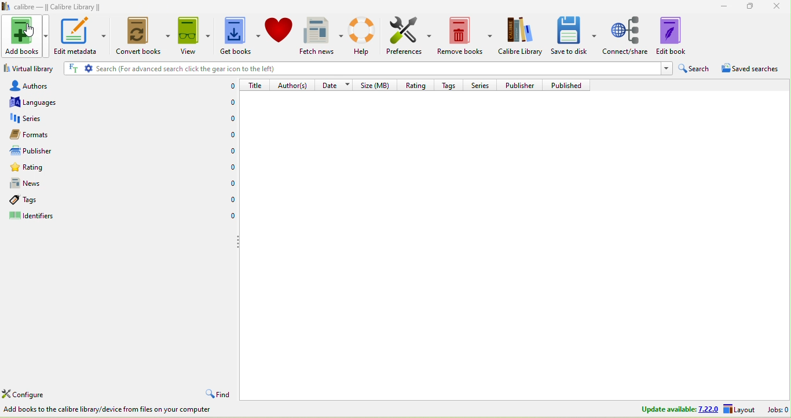 The width and height of the screenshot is (791, 418). Describe the element at coordinates (53, 136) in the screenshot. I see `formats` at that location.